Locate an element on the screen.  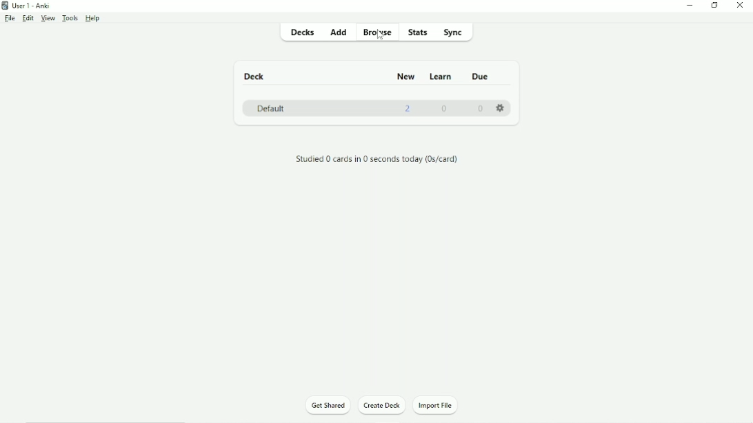
File is located at coordinates (10, 19).